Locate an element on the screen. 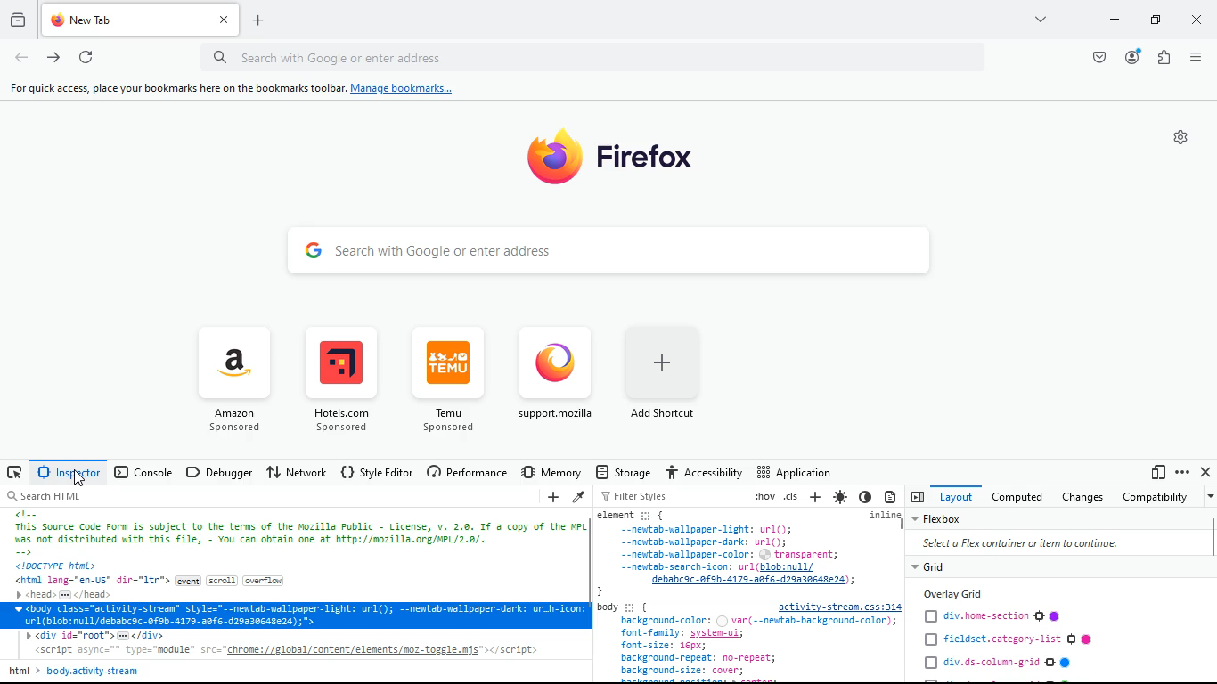  style editor is located at coordinates (379, 472).